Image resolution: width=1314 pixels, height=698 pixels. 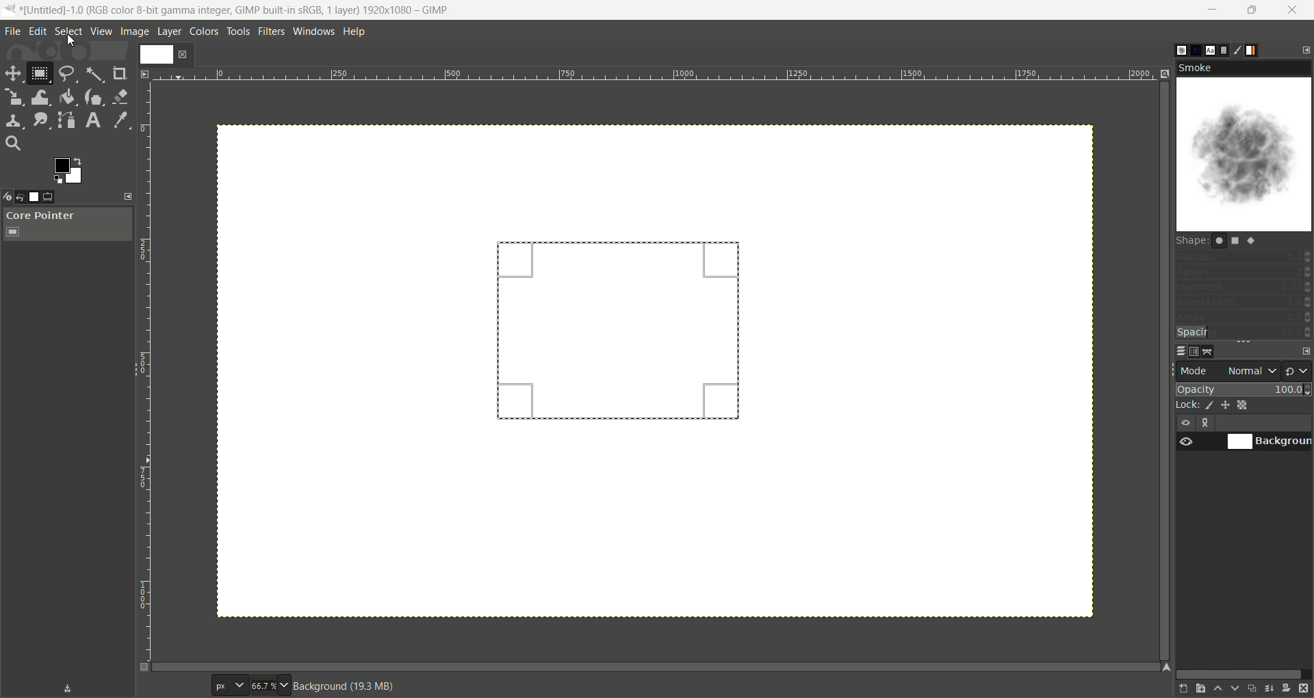 What do you see at coordinates (40, 122) in the screenshot?
I see `smudge tool` at bounding box center [40, 122].